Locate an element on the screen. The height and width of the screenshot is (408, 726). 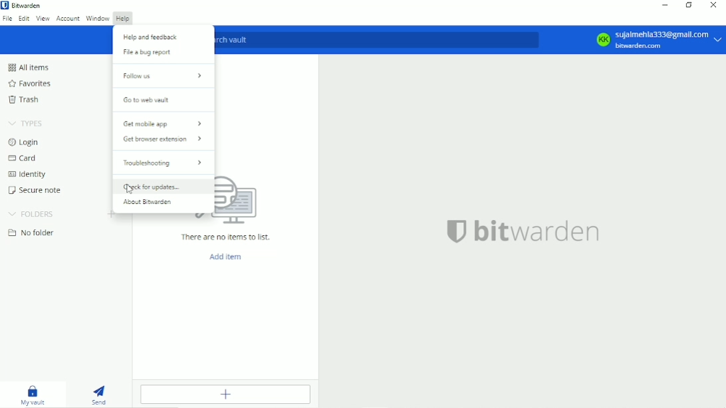
KK is located at coordinates (602, 40).